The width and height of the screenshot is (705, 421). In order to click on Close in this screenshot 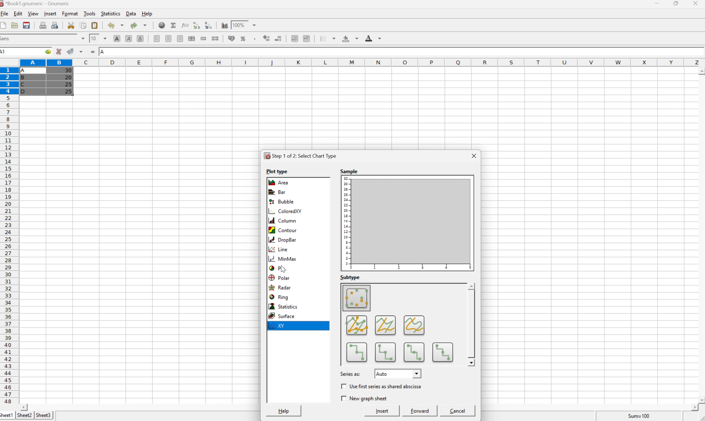, I will do `click(696, 4)`.